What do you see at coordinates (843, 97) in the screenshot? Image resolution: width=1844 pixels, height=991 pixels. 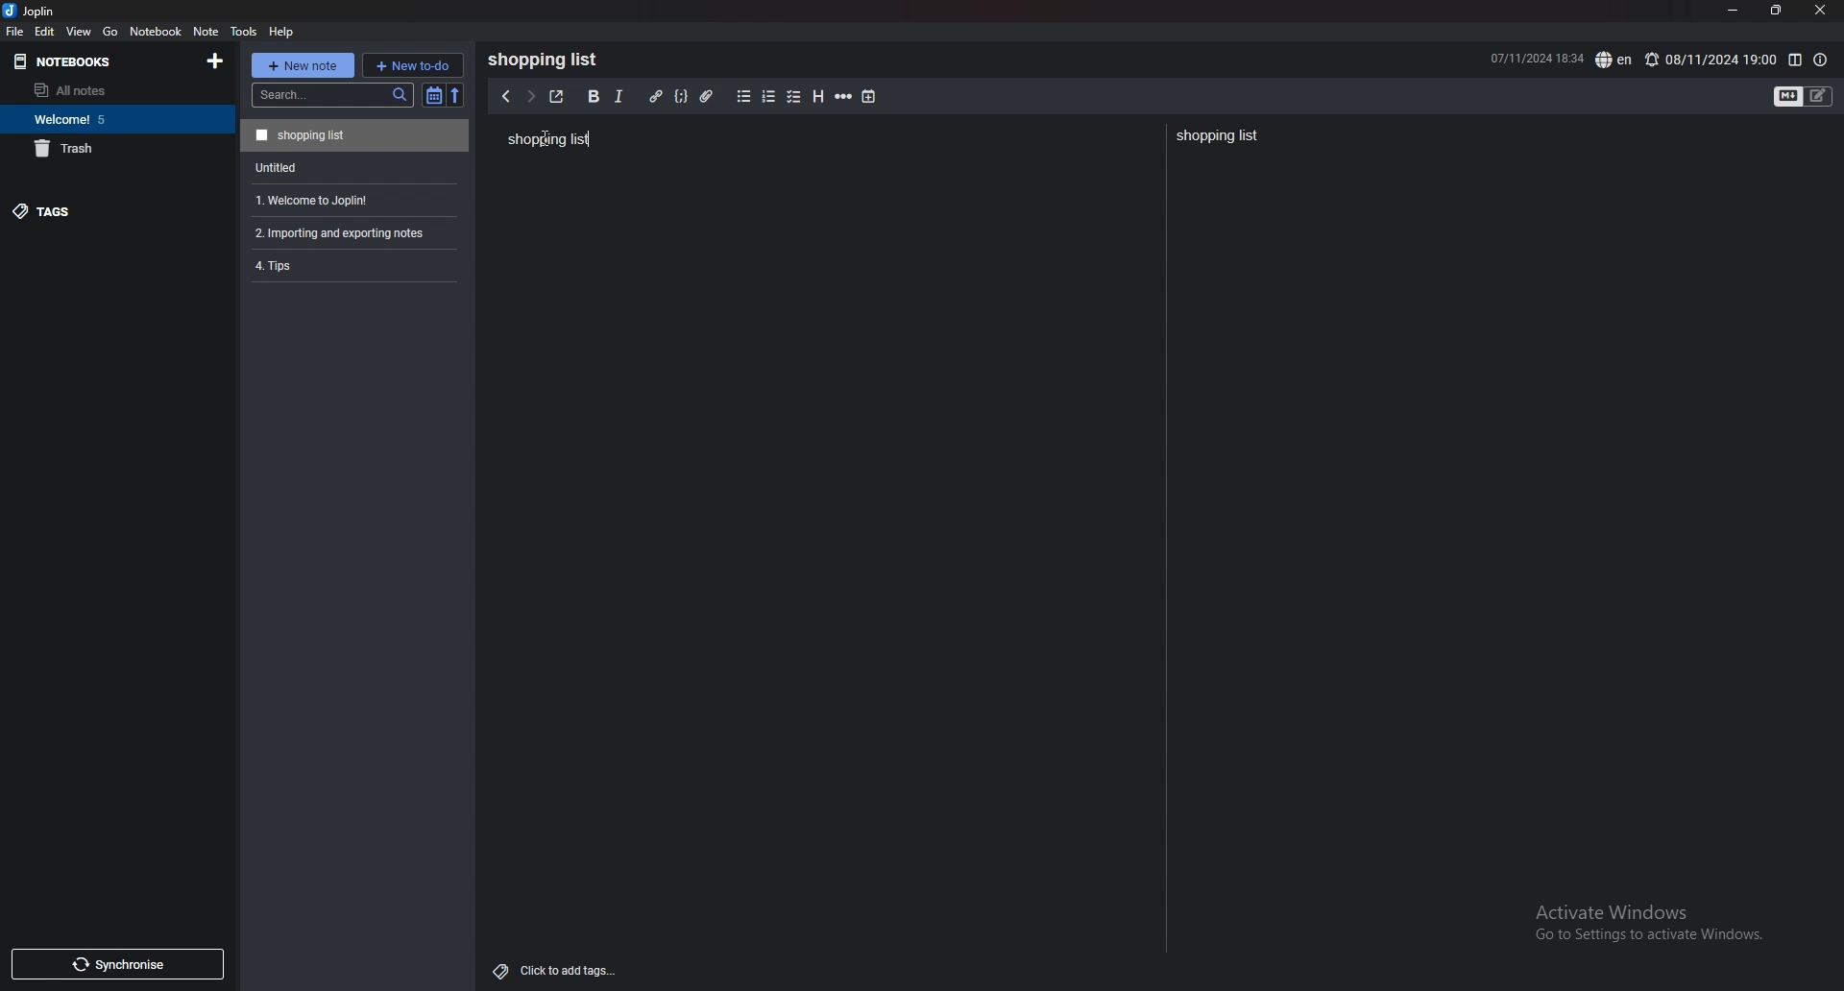 I see `horizontal rule` at bounding box center [843, 97].